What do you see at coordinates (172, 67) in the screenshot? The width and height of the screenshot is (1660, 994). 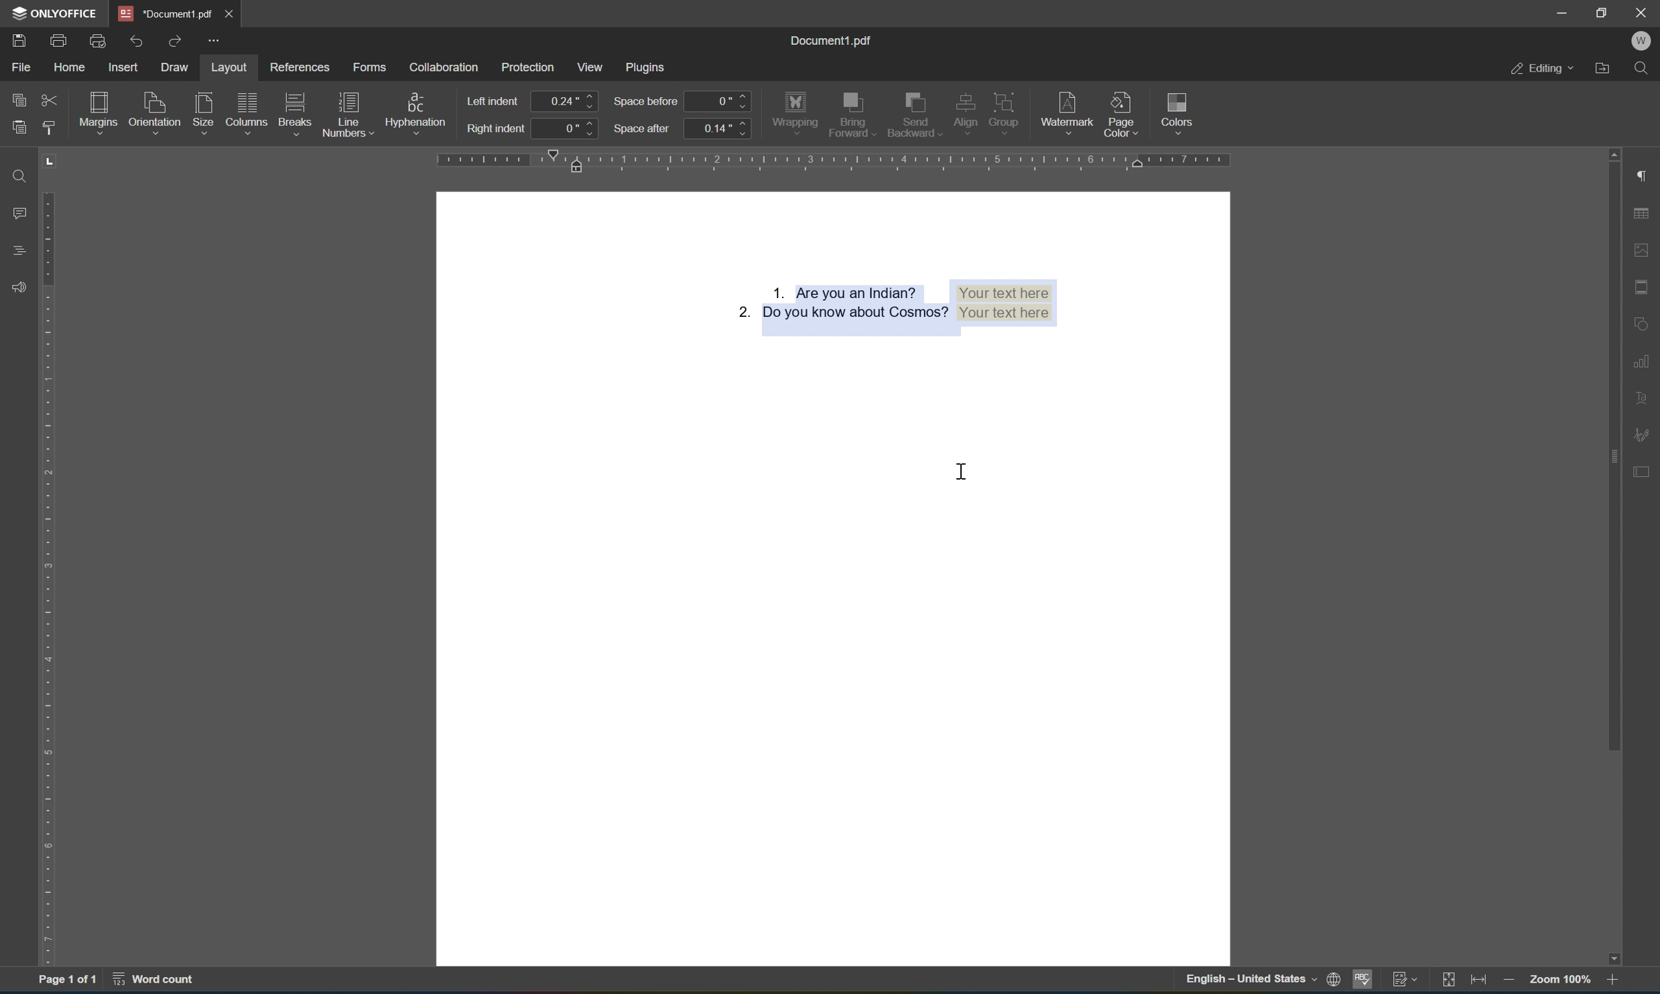 I see `draw` at bounding box center [172, 67].